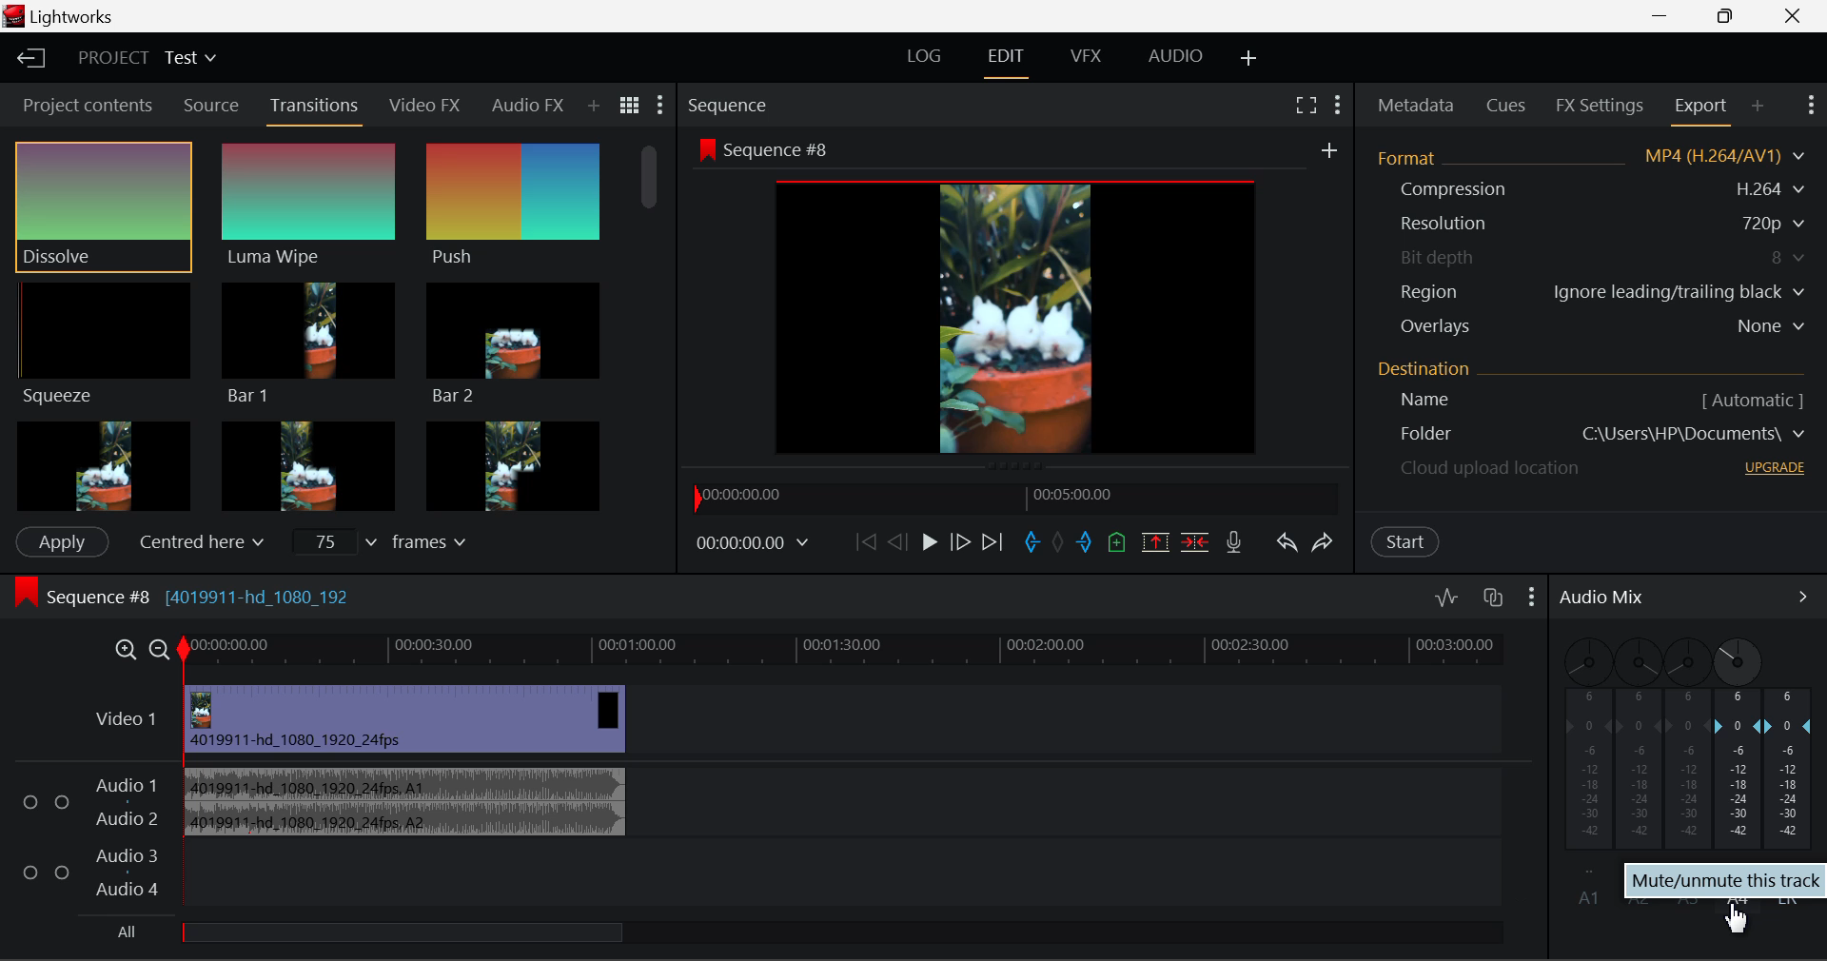  What do you see at coordinates (1306, 105) in the screenshot?
I see `Full Screen` at bounding box center [1306, 105].